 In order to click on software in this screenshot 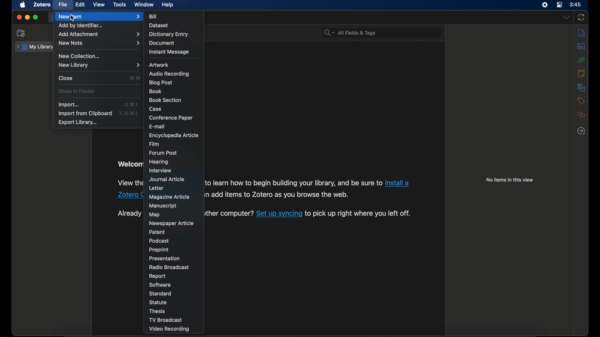, I will do `click(161, 285)`.